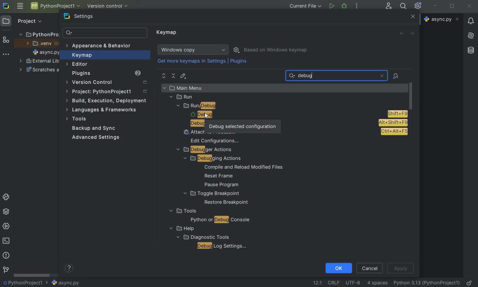 This screenshot has width=478, height=287. Describe the element at coordinates (333, 283) in the screenshot. I see `line separator` at that location.